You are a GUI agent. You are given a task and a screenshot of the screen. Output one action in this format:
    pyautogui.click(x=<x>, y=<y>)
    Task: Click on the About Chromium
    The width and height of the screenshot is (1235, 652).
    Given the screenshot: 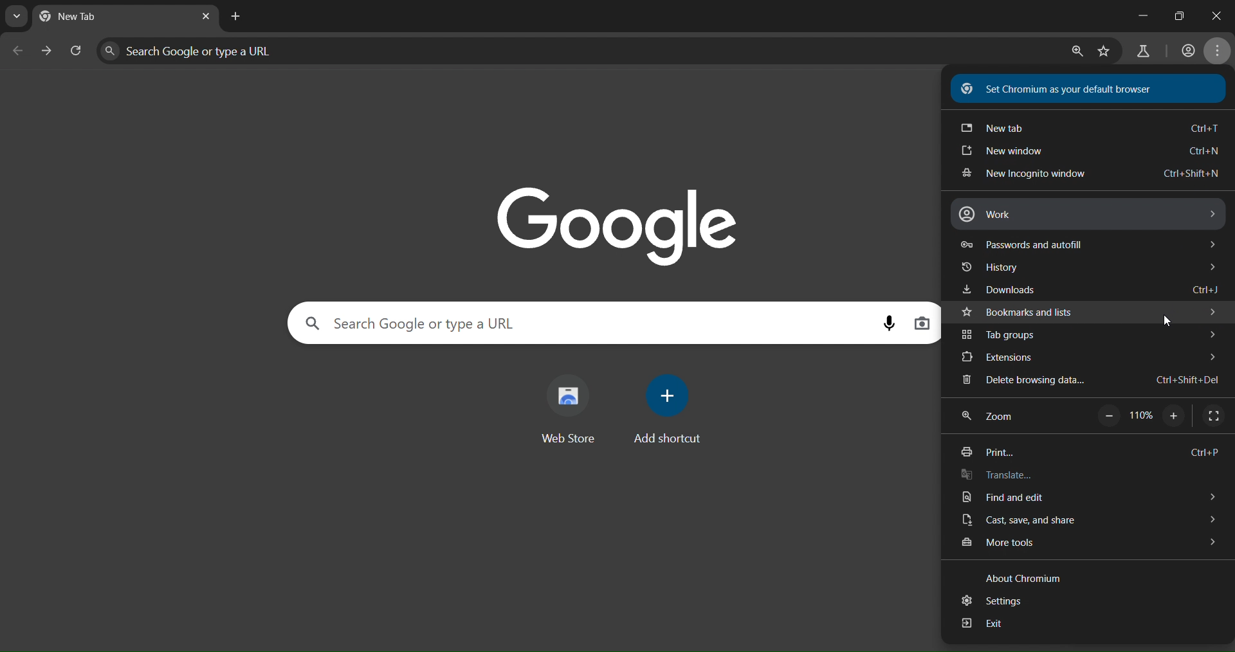 What is the action you would take?
    pyautogui.click(x=1029, y=580)
    